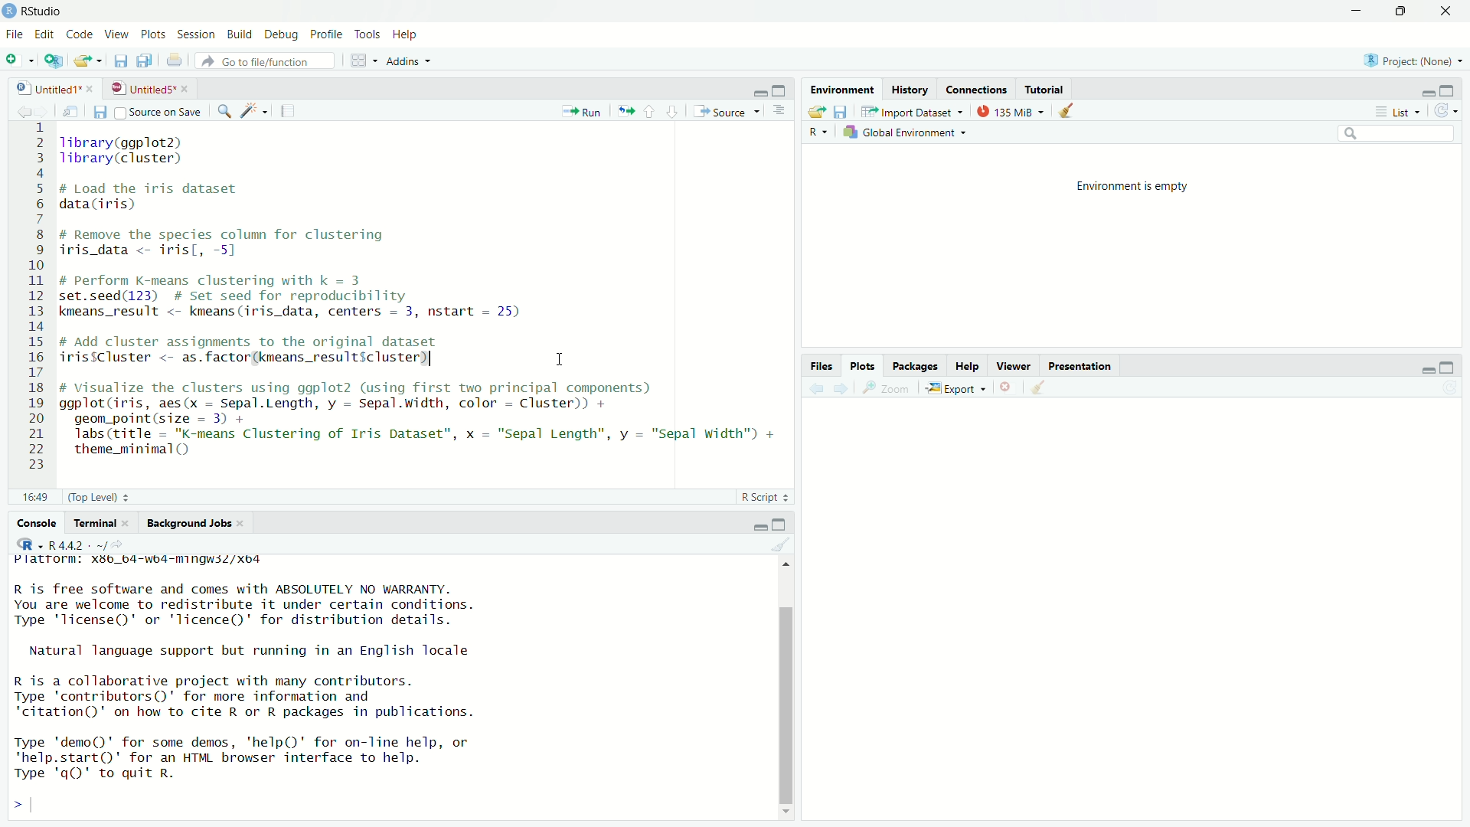  What do you see at coordinates (1086, 365) in the screenshot?
I see `presentation` at bounding box center [1086, 365].